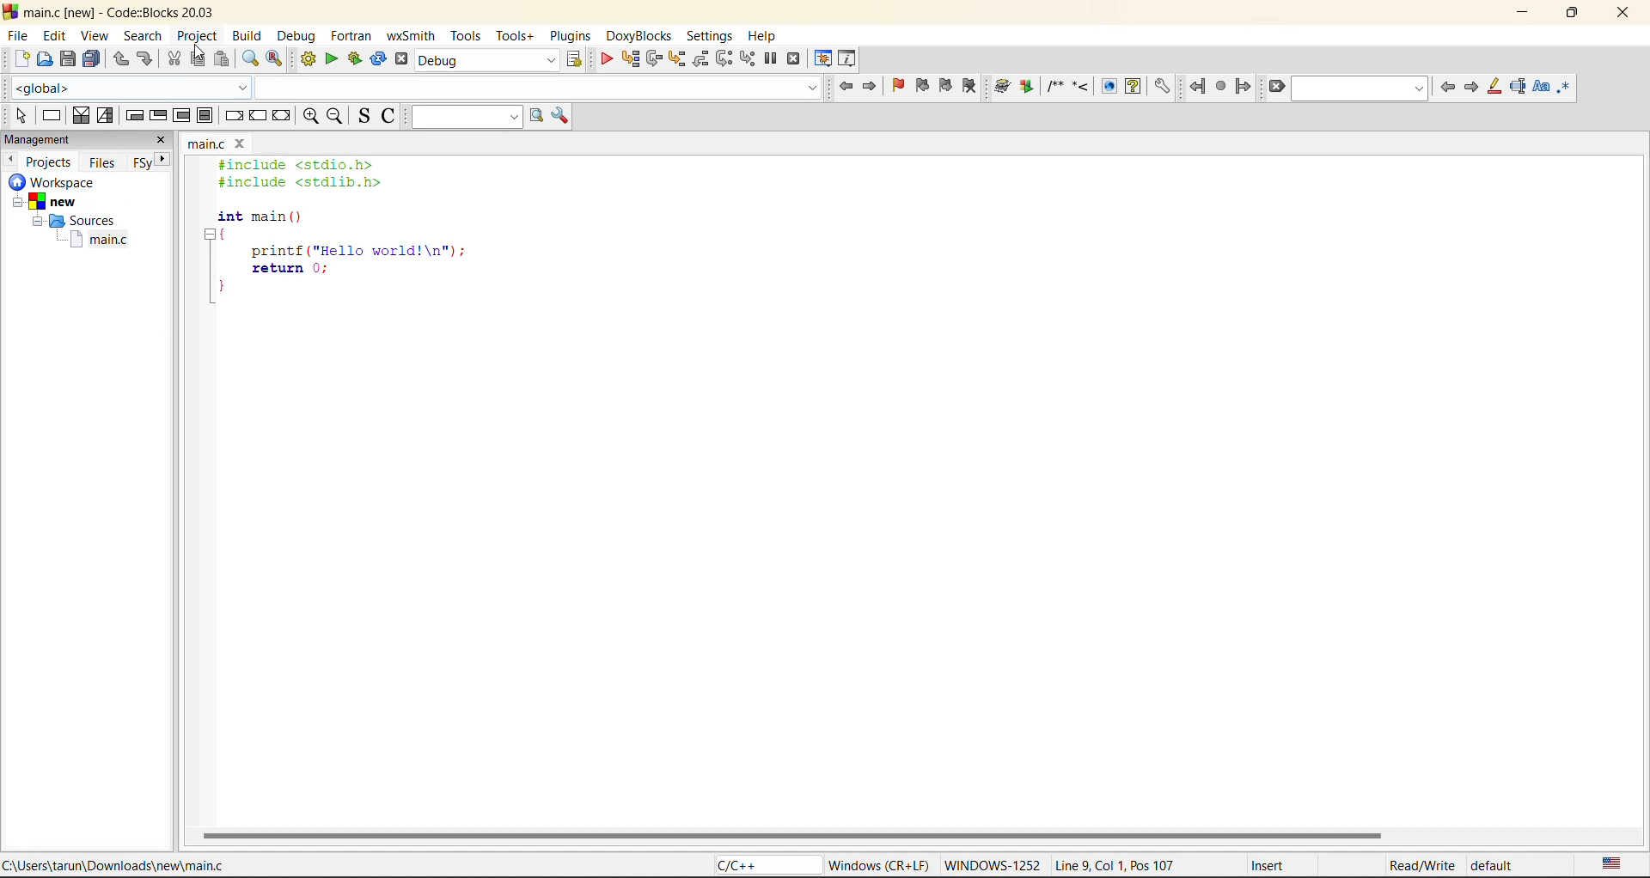 This screenshot has height=878, width=1650. Describe the element at coordinates (174, 58) in the screenshot. I see `cut` at that location.